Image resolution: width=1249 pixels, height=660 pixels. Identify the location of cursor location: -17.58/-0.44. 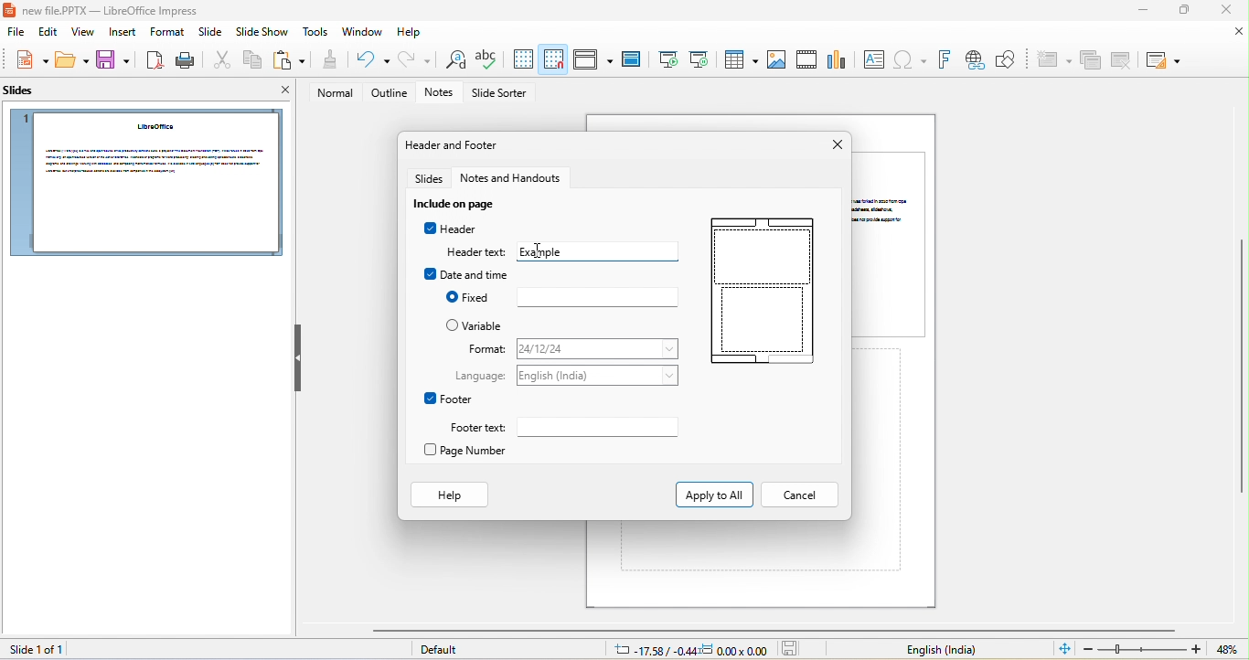
(652, 650).